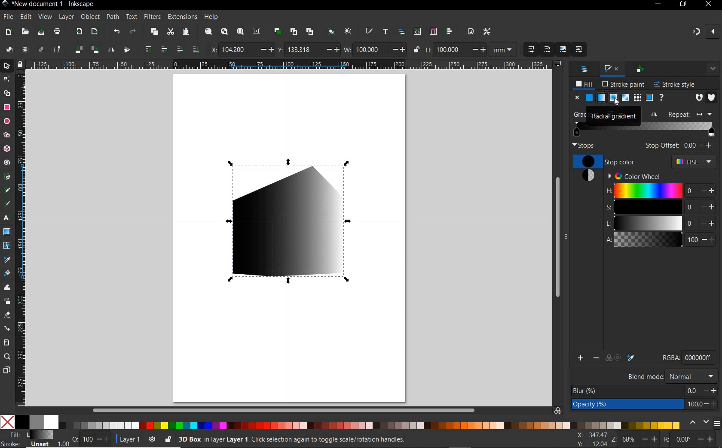  I want to click on FILL AND STROKE, so click(27, 439).